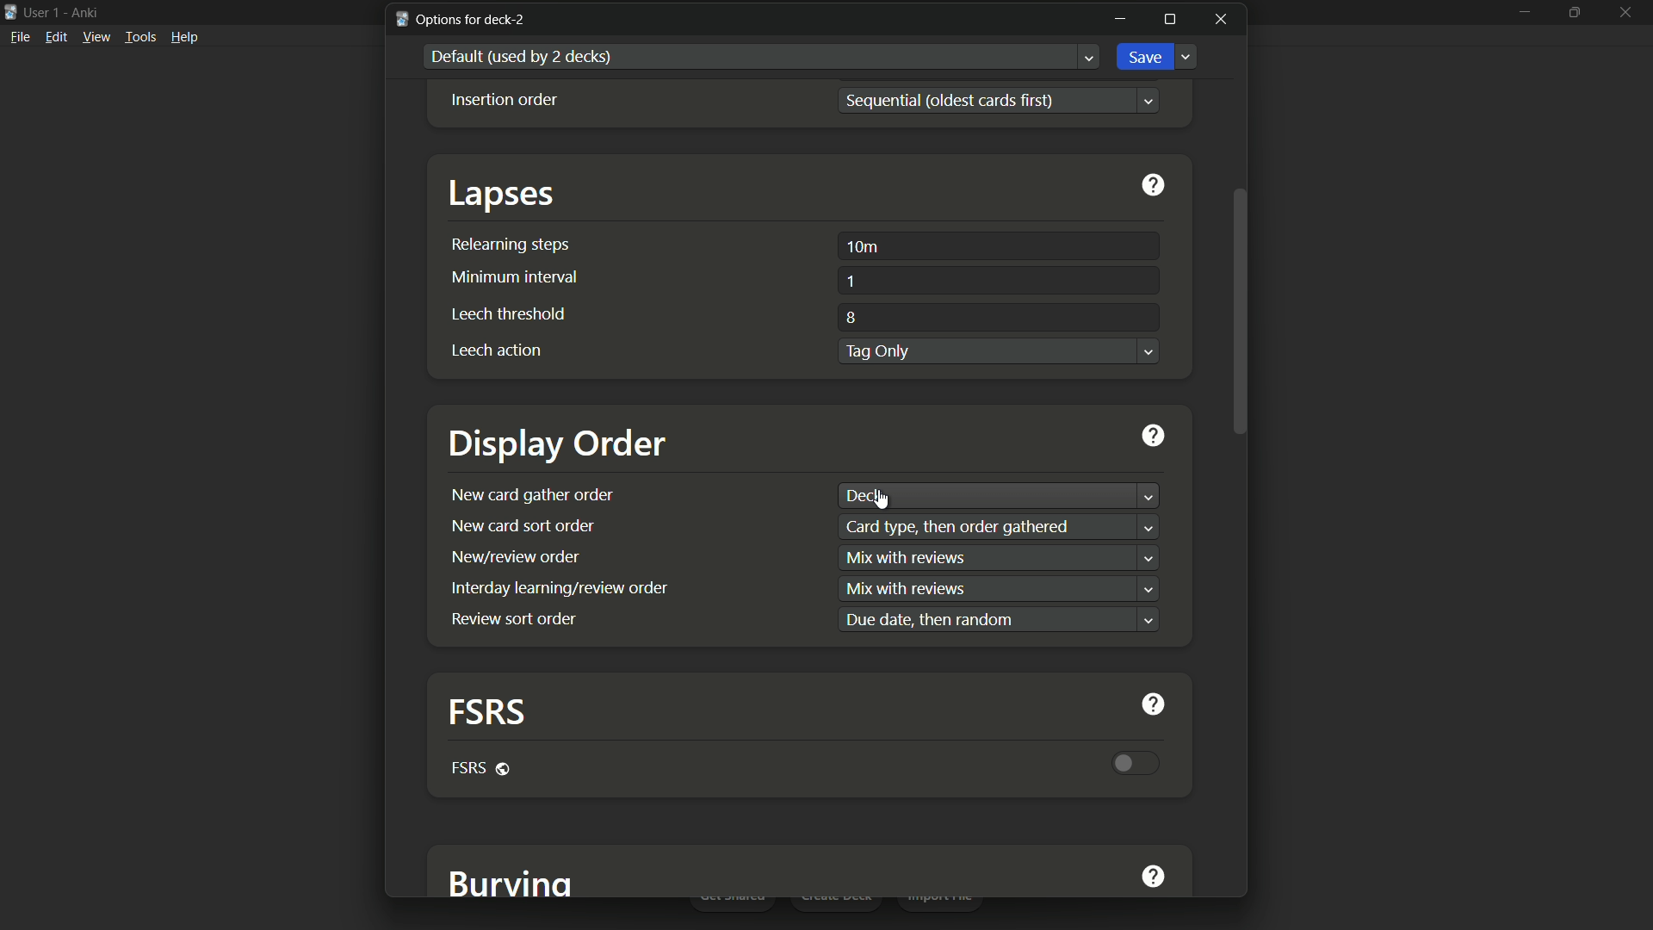 The height and width of the screenshot is (930, 1653). I want to click on minimize, so click(1523, 11).